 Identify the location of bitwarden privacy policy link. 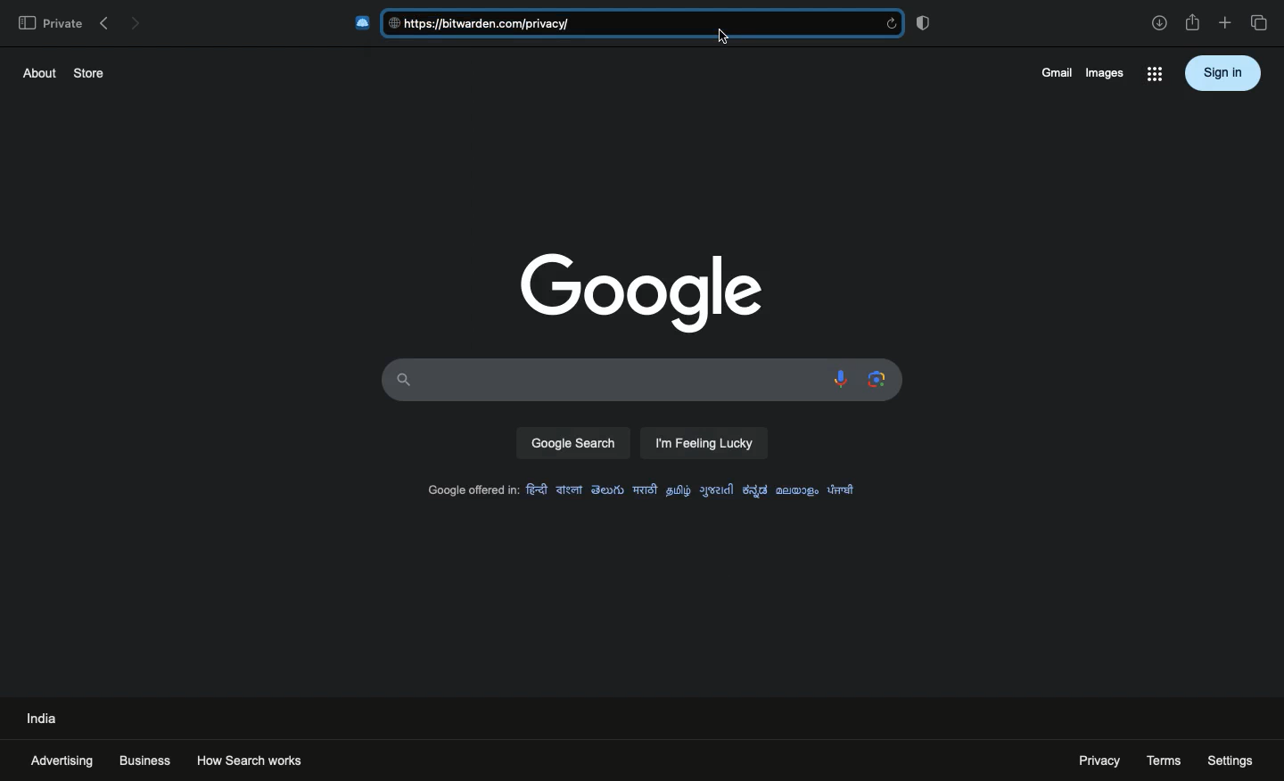
(638, 25).